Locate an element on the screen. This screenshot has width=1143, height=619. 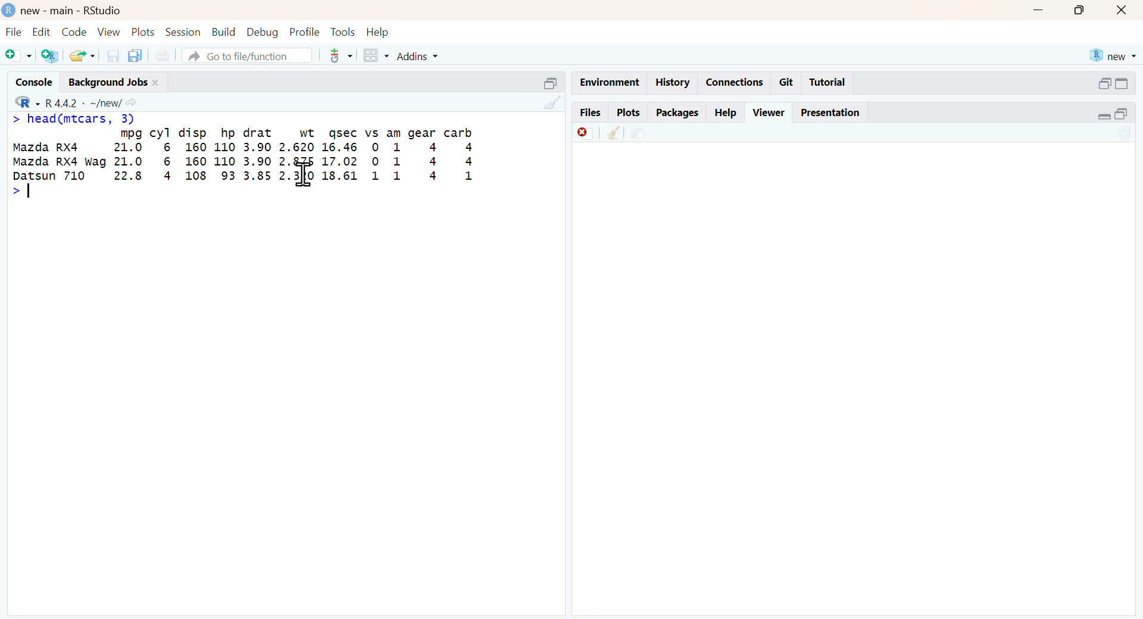
A Go to file/function is located at coordinates (246, 56).